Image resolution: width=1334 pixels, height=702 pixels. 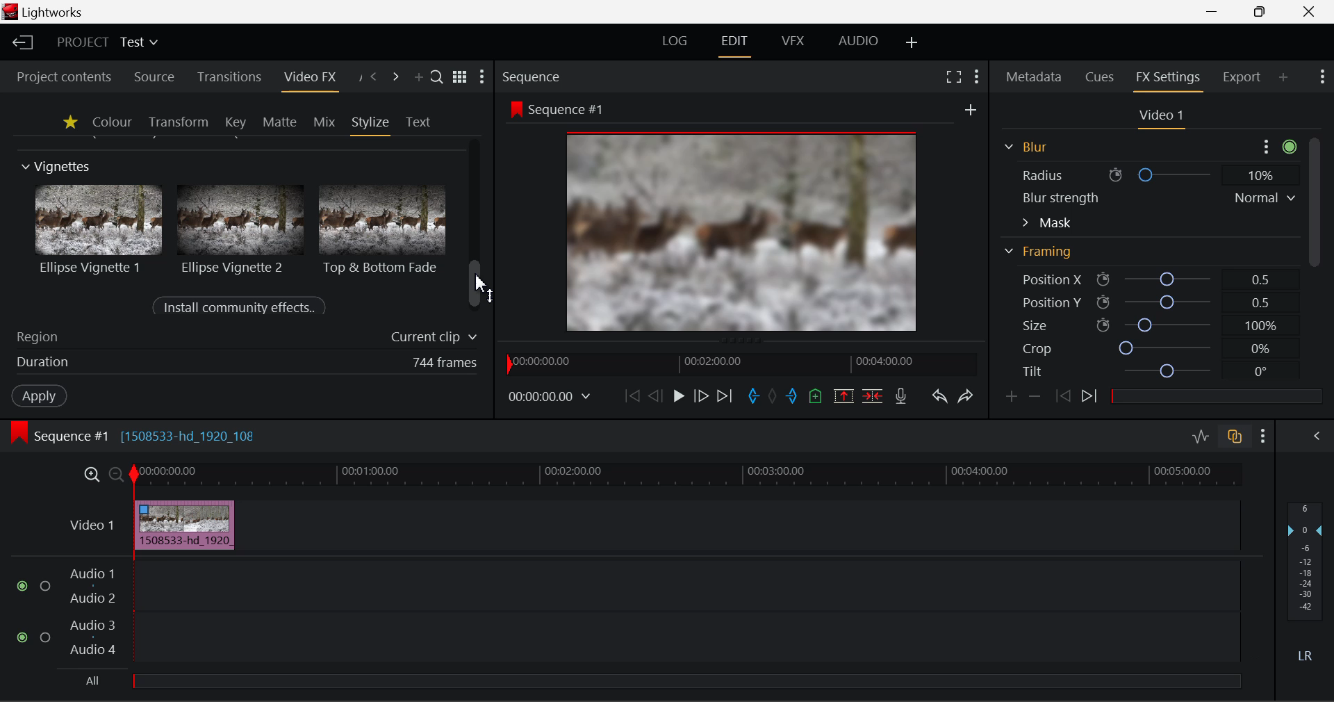 I want to click on Region of Effect, so click(x=241, y=338).